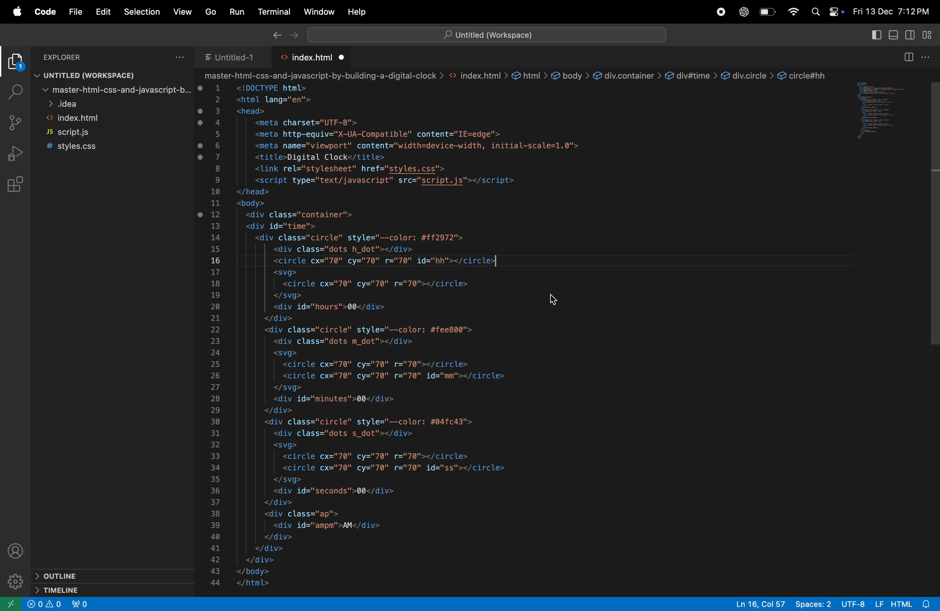  What do you see at coordinates (216, 336) in the screenshot?
I see `Line Number` at bounding box center [216, 336].